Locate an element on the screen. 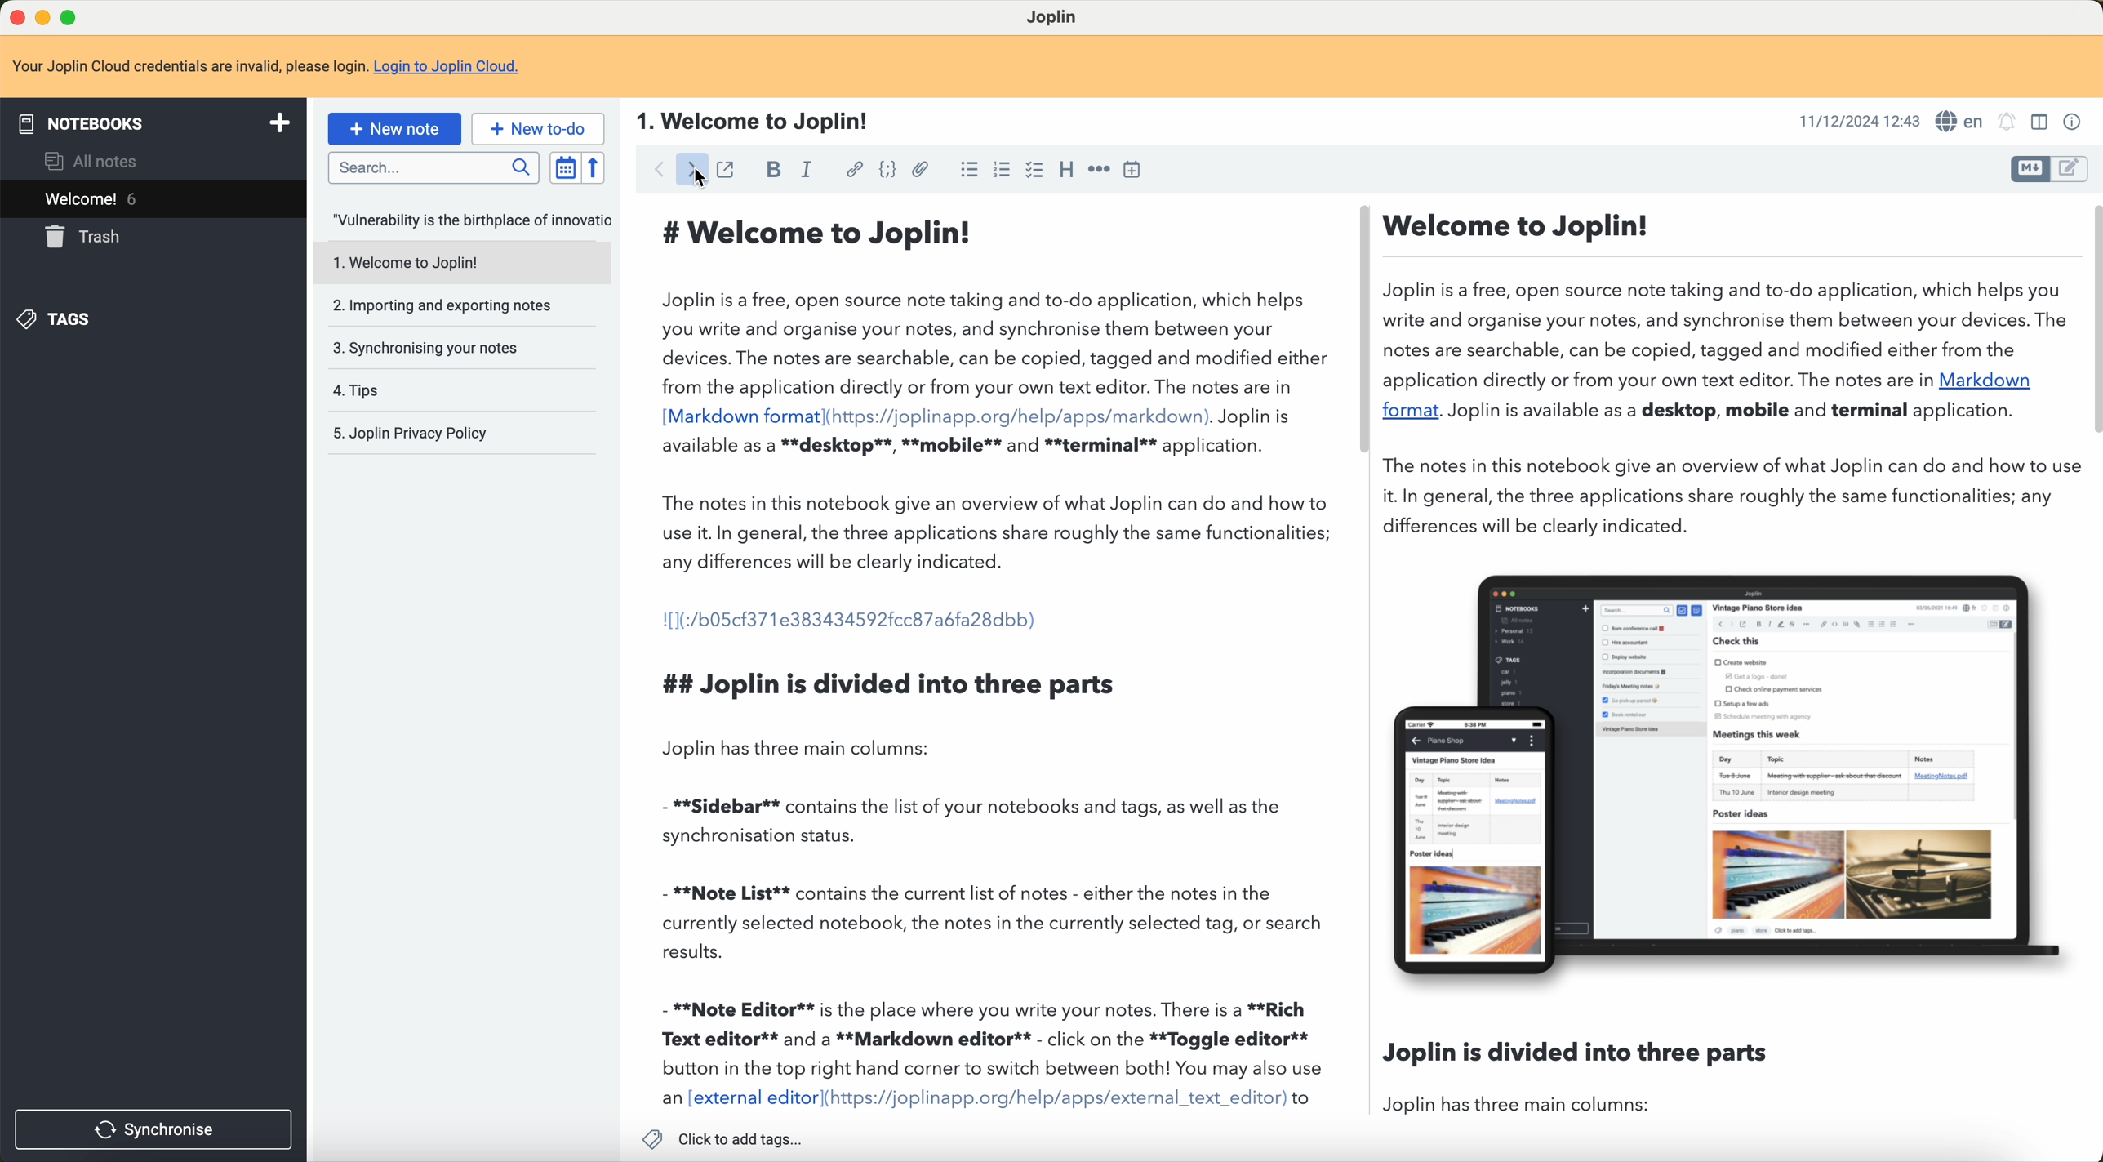  heading is located at coordinates (1065, 171).